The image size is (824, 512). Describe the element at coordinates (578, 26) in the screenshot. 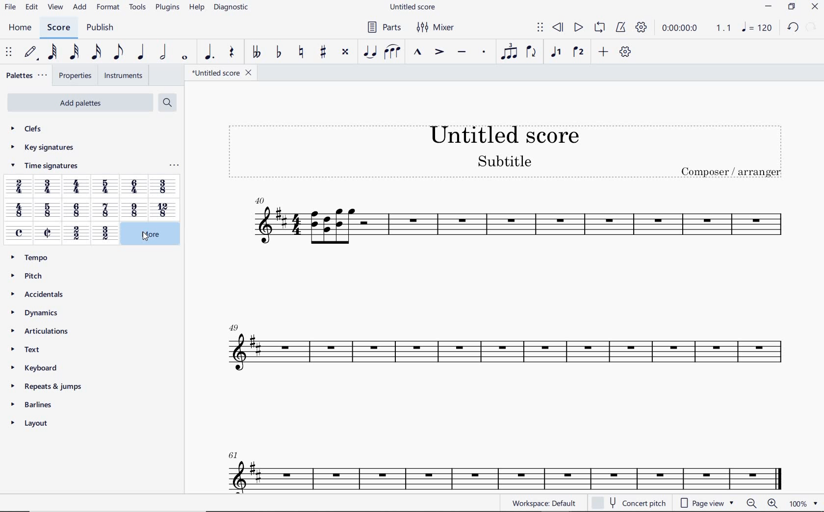

I see `PLAY` at that location.